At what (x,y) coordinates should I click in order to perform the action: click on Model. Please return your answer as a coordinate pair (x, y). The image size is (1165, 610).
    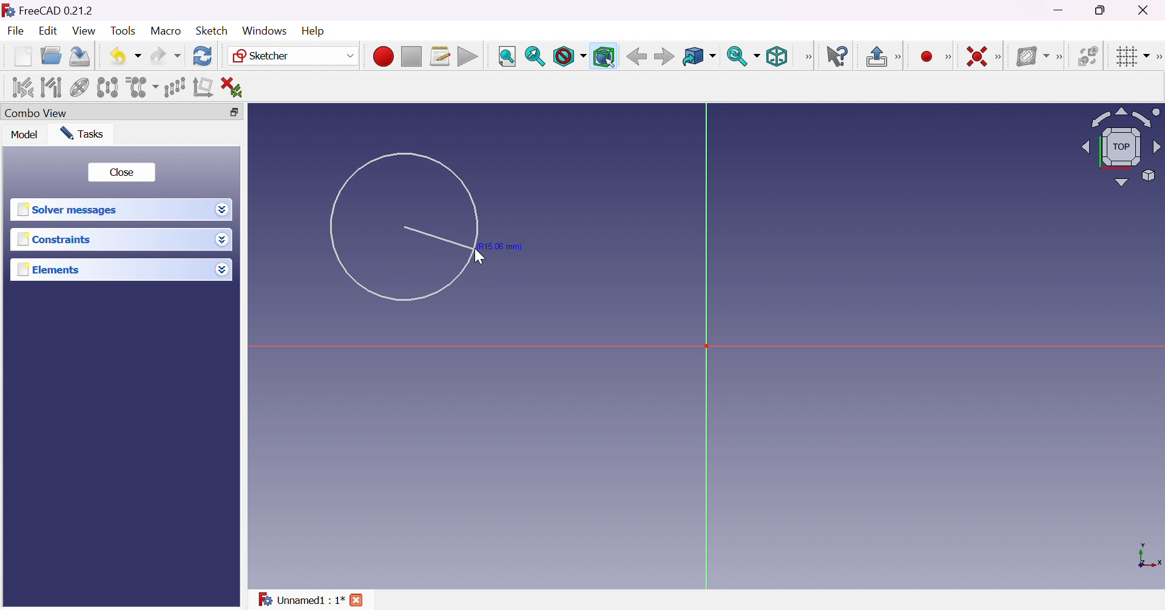
    Looking at the image, I should click on (24, 135).